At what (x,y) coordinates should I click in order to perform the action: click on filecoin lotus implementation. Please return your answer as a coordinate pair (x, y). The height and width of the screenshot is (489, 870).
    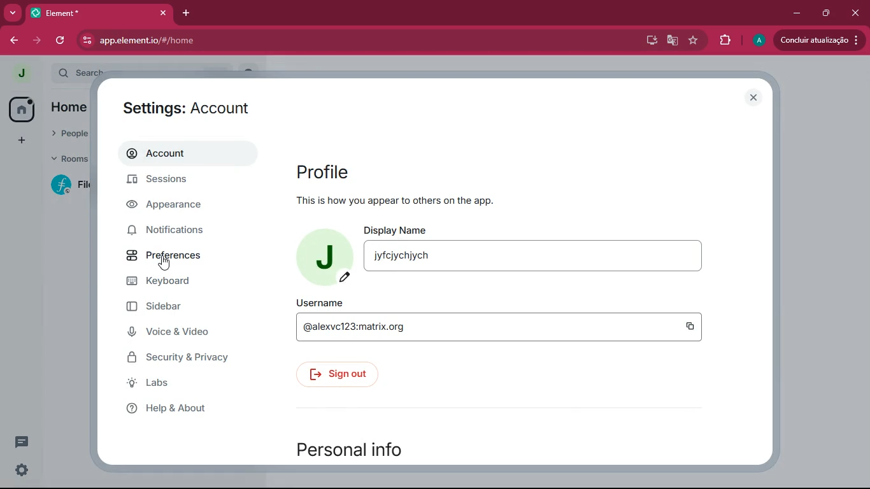
    Looking at the image, I should click on (69, 185).